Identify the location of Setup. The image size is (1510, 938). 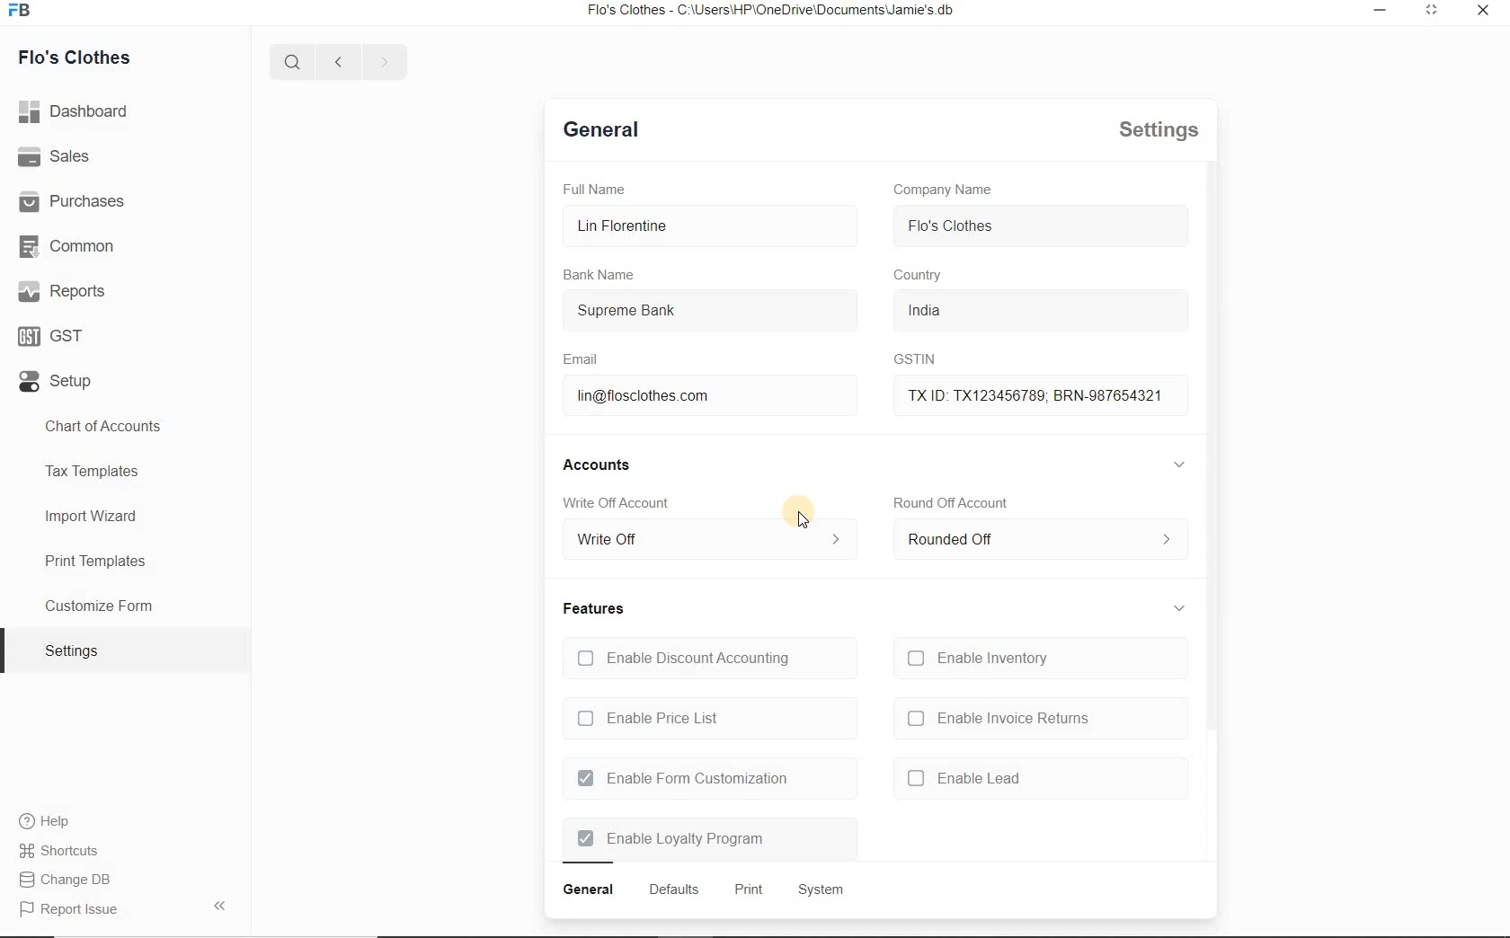
(57, 381).